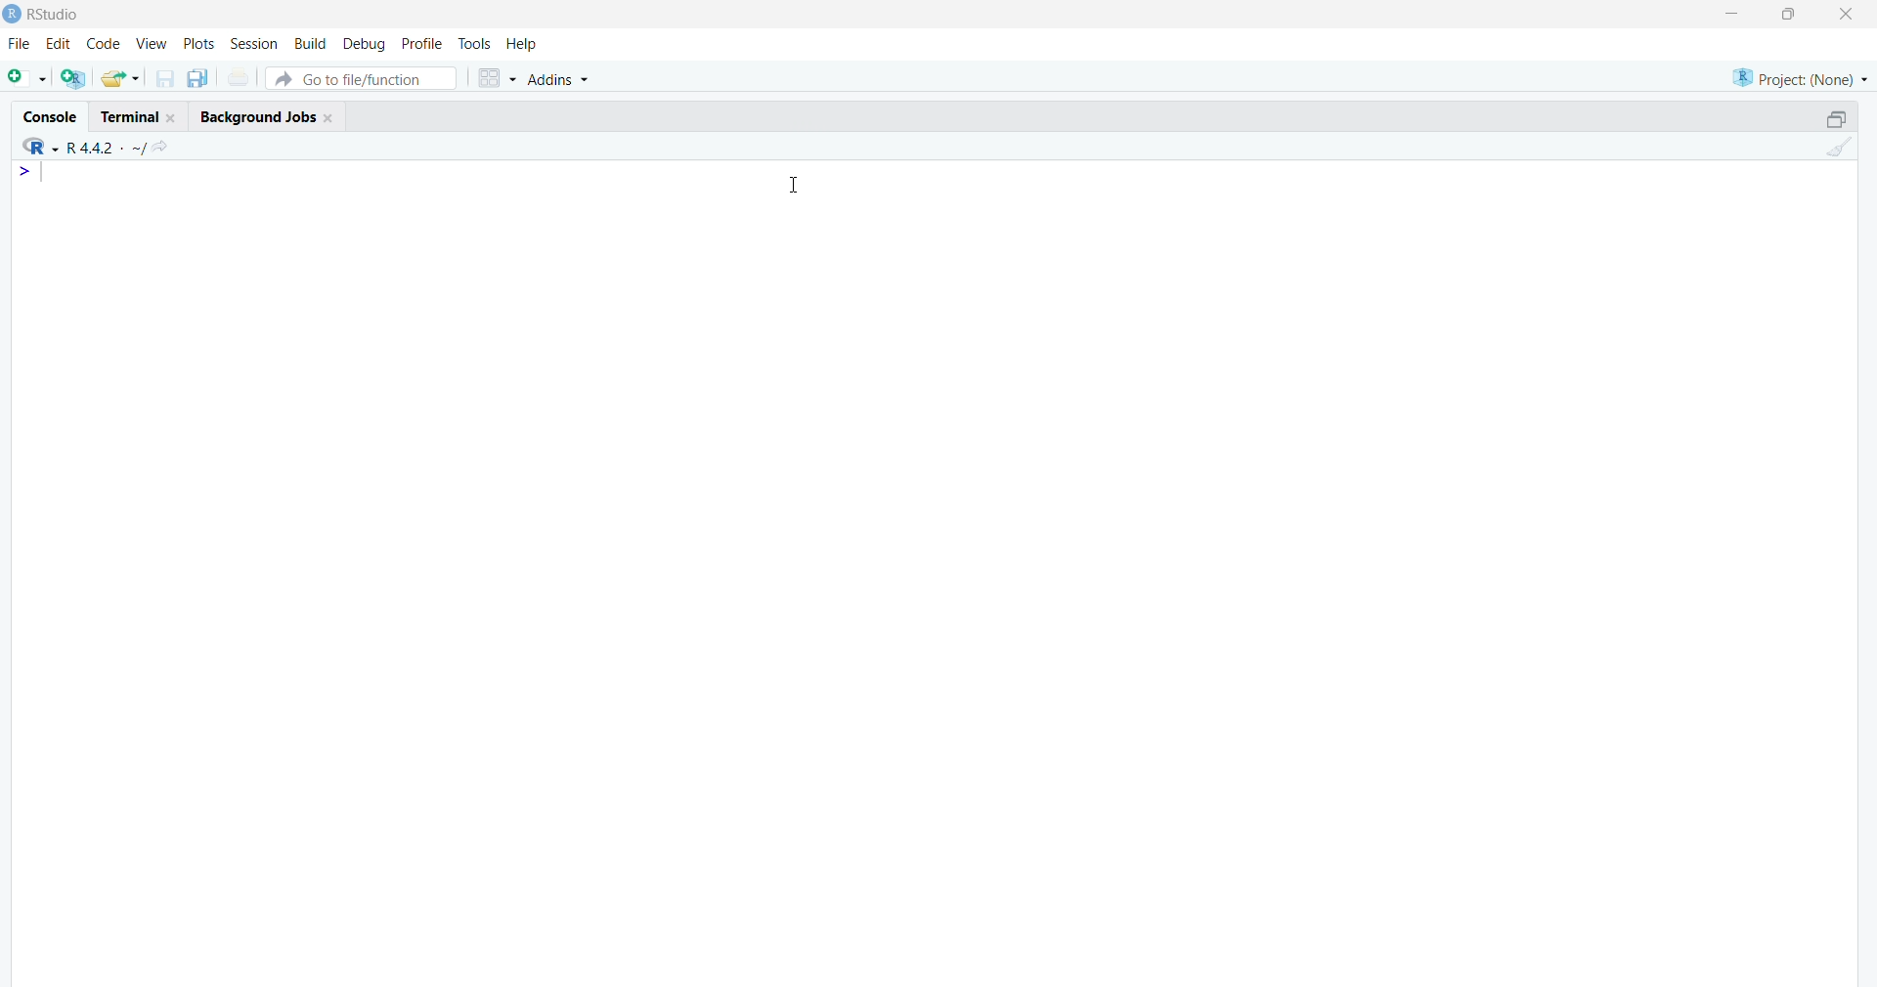  What do you see at coordinates (135, 114) in the screenshot?
I see `Terminal` at bounding box center [135, 114].